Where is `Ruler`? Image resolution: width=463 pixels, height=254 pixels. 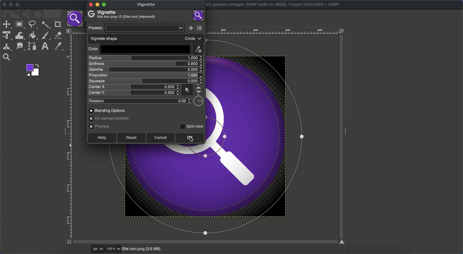
Ruler is located at coordinates (69, 139).